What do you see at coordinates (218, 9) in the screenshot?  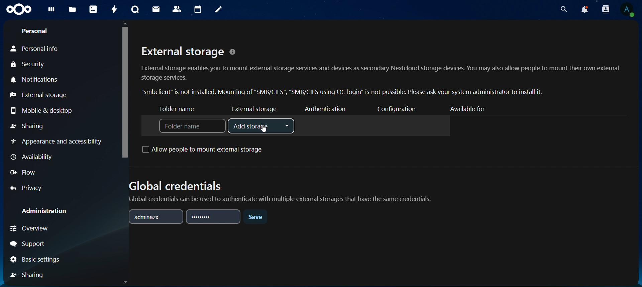 I see `notes` at bounding box center [218, 9].